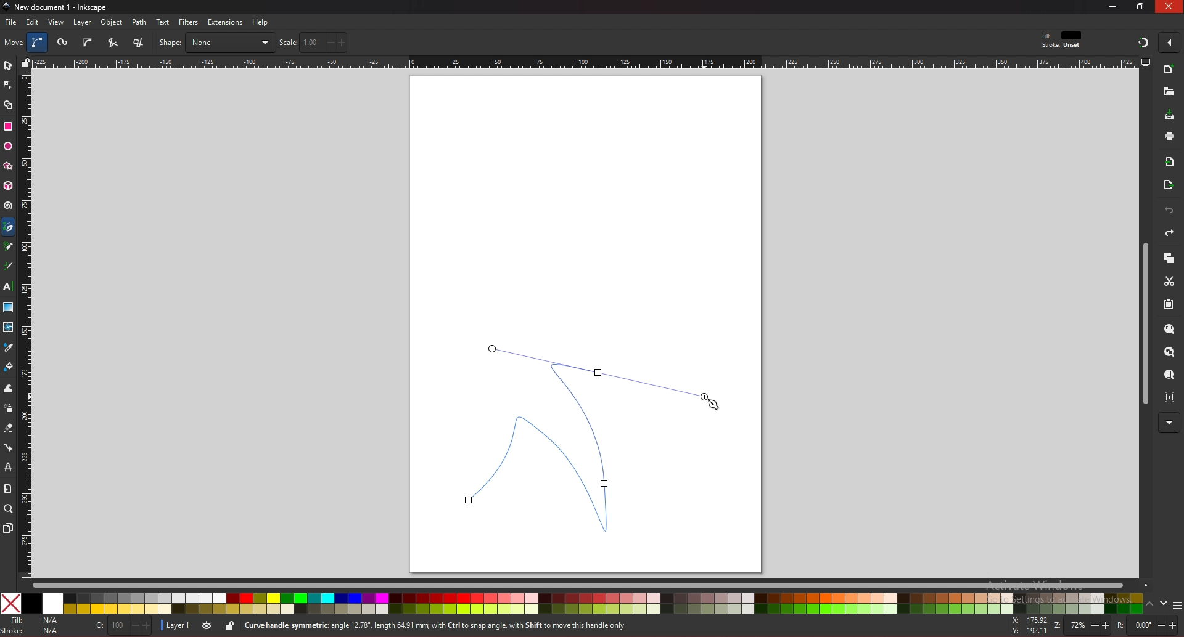 The image size is (1184, 637). I want to click on b spline path, so click(88, 42).